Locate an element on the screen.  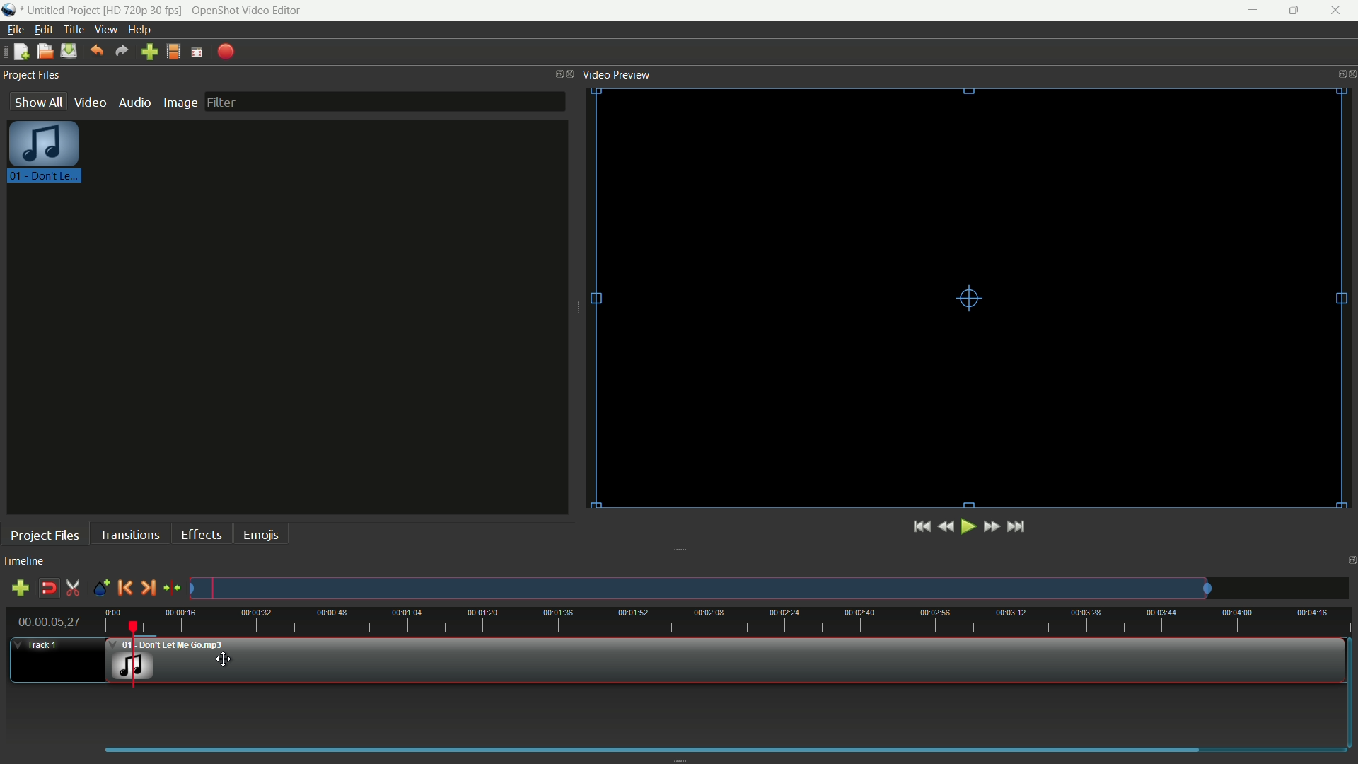
close video preview is located at coordinates (1350, 73).